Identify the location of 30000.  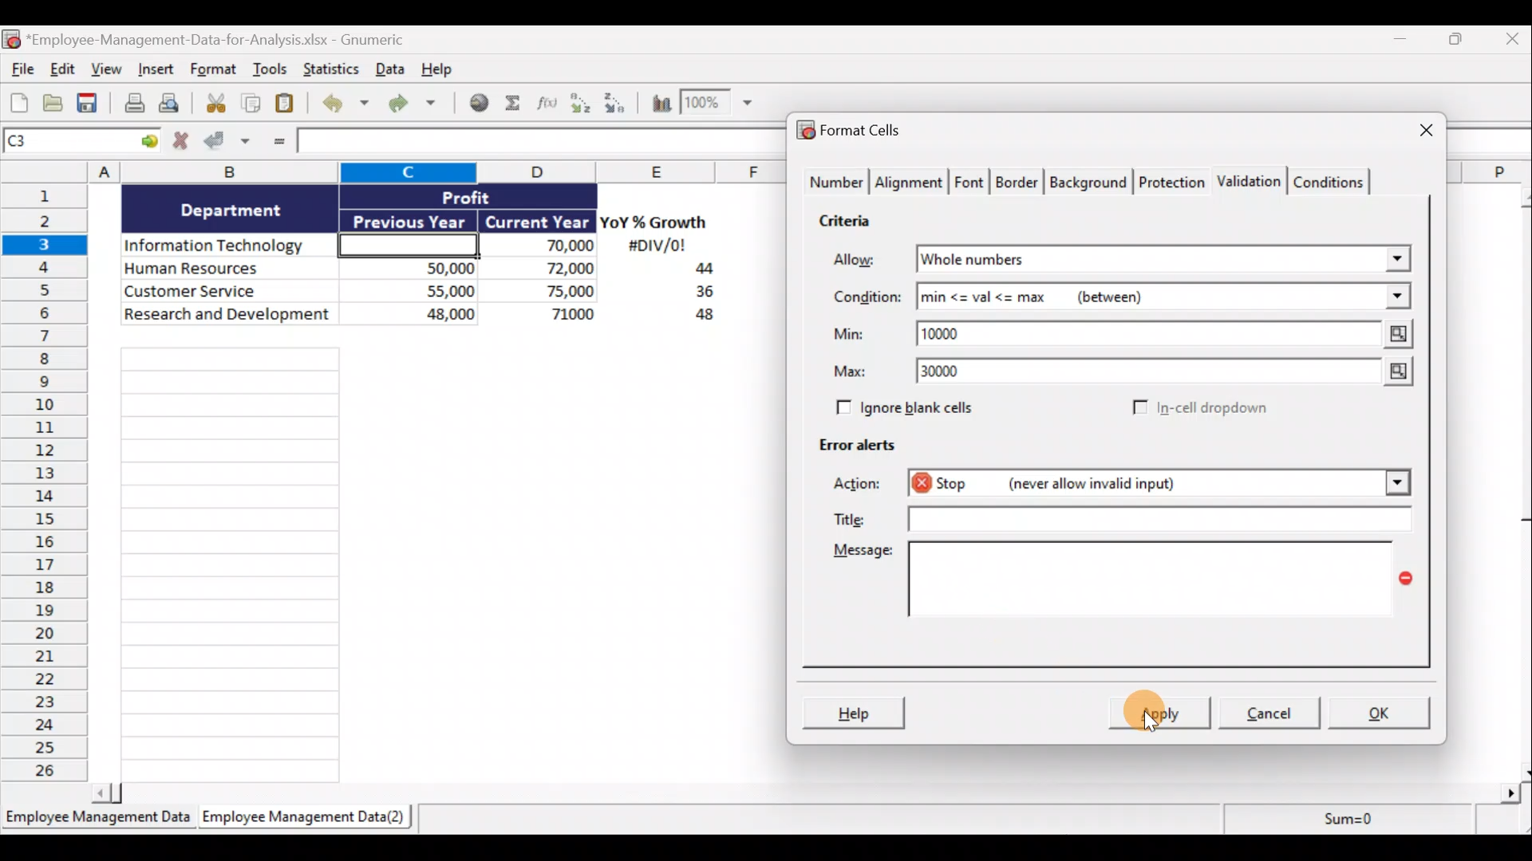
(951, 373).